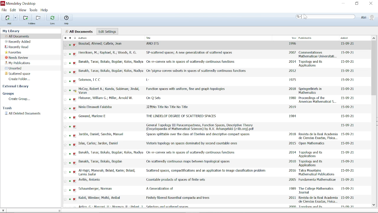  Describe the element at coordinates (306, 17) in the screenshot. I see `Cursor` at that location.